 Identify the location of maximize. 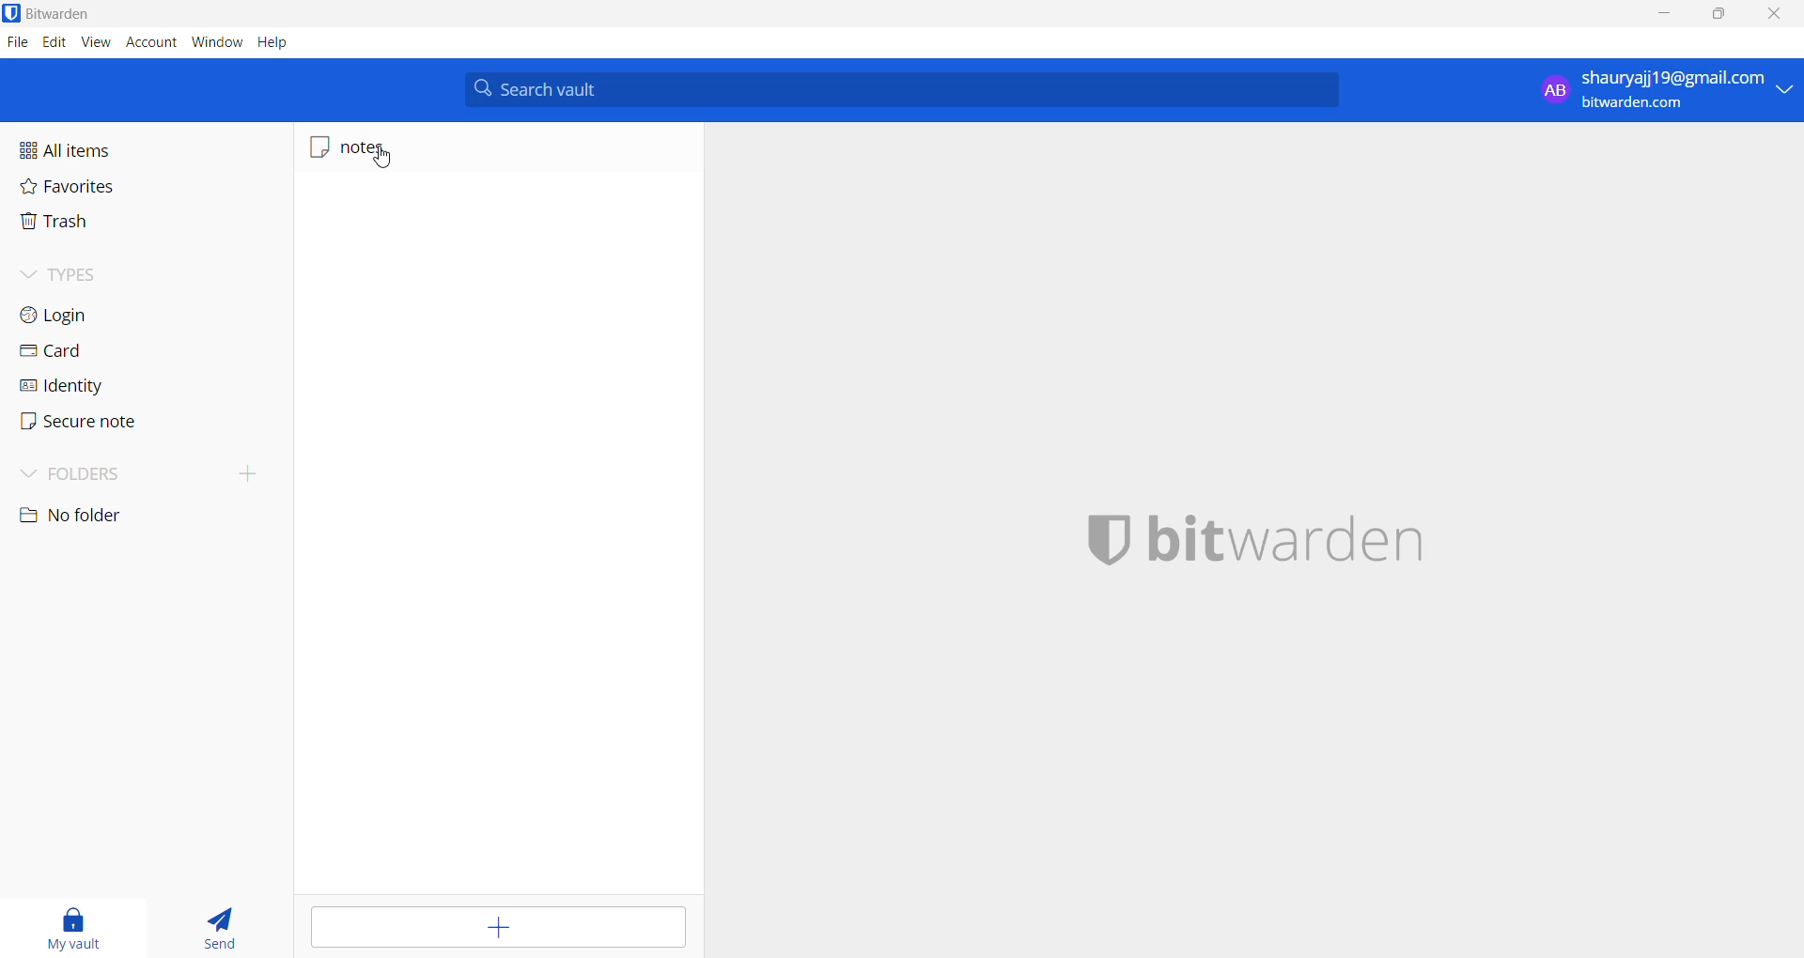
(1711, 14).